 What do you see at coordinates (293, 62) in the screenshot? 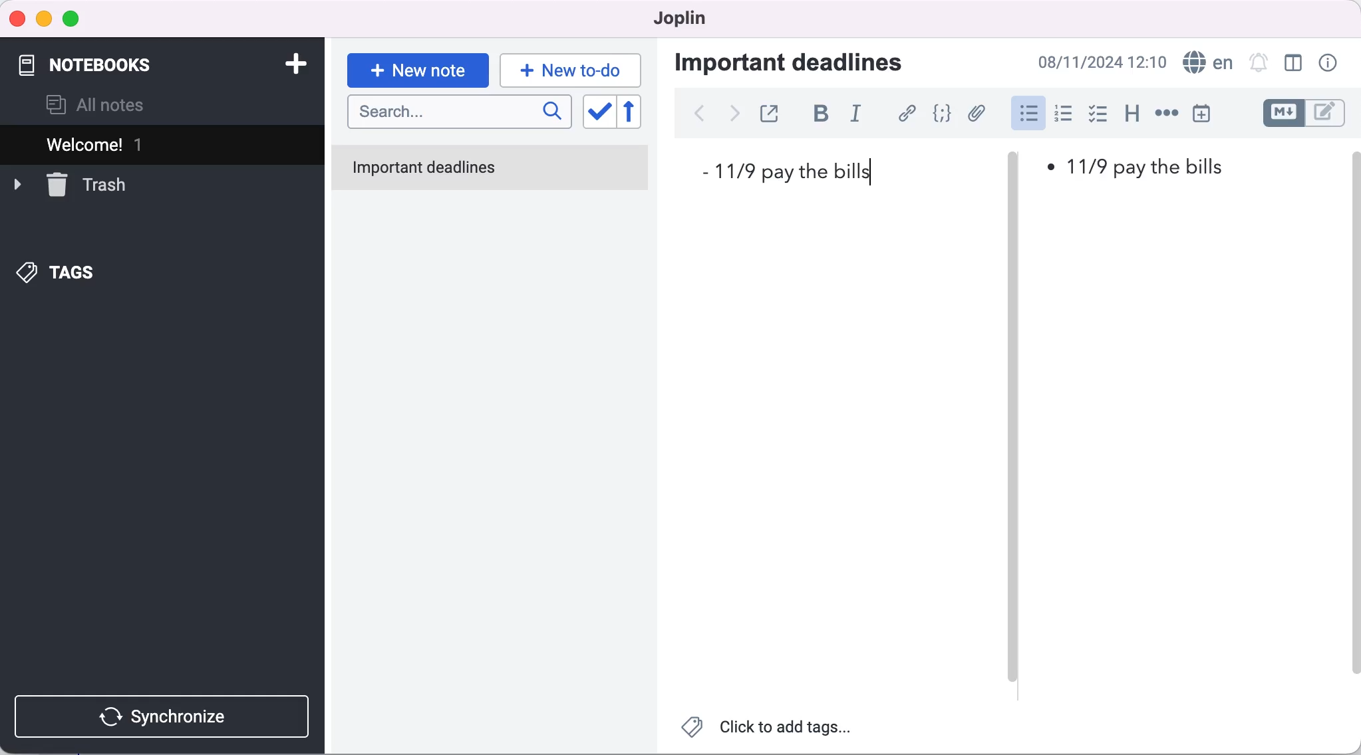
I see `add notebook` at bounding box center [293, 62].